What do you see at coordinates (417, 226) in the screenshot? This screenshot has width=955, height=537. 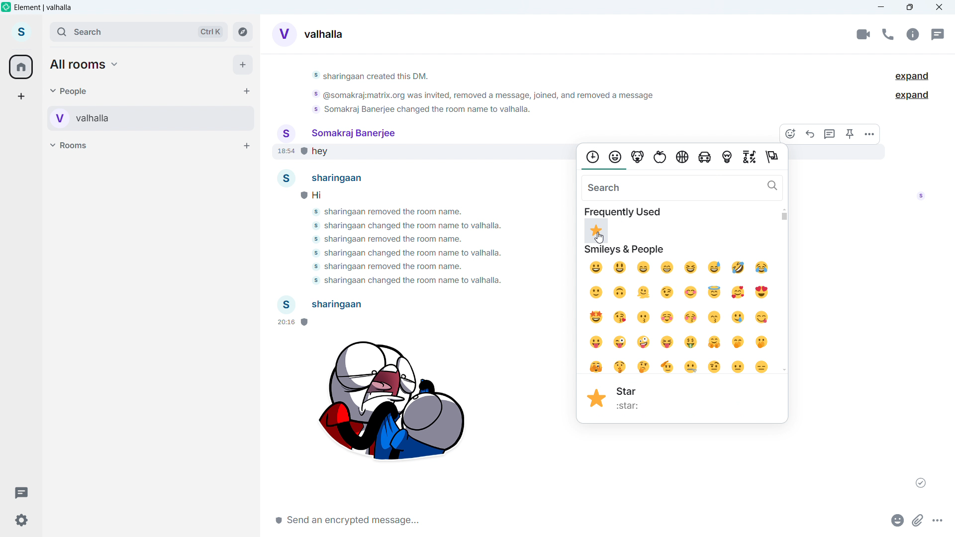 I see `somakraj banerjee charged the room name to valhalla` at bounding box center [417, 226].